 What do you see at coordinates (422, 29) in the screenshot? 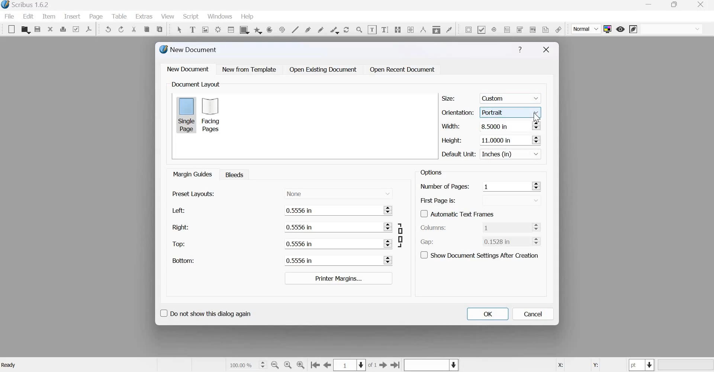
I see `Measurements` at bounding box center [422, 29].